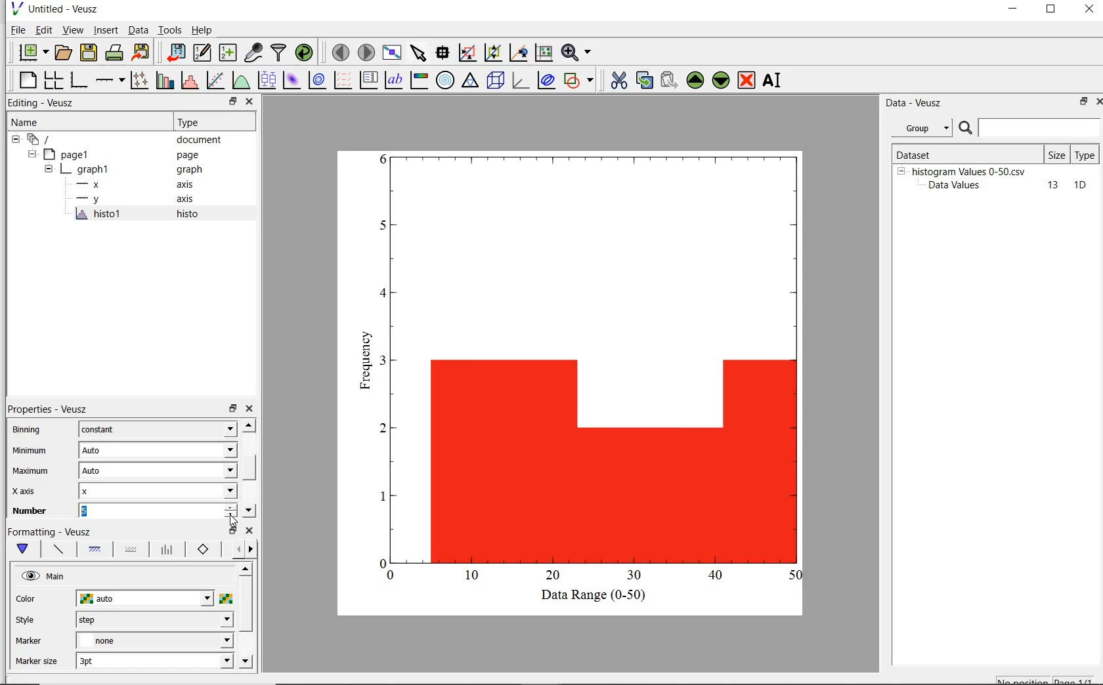 Image resolution: width=1103 pixels, height=685 pixels. What do you see at coordinates (204, 550) in the screenshot?
I see `marker border` at bounding box center [204, 550].